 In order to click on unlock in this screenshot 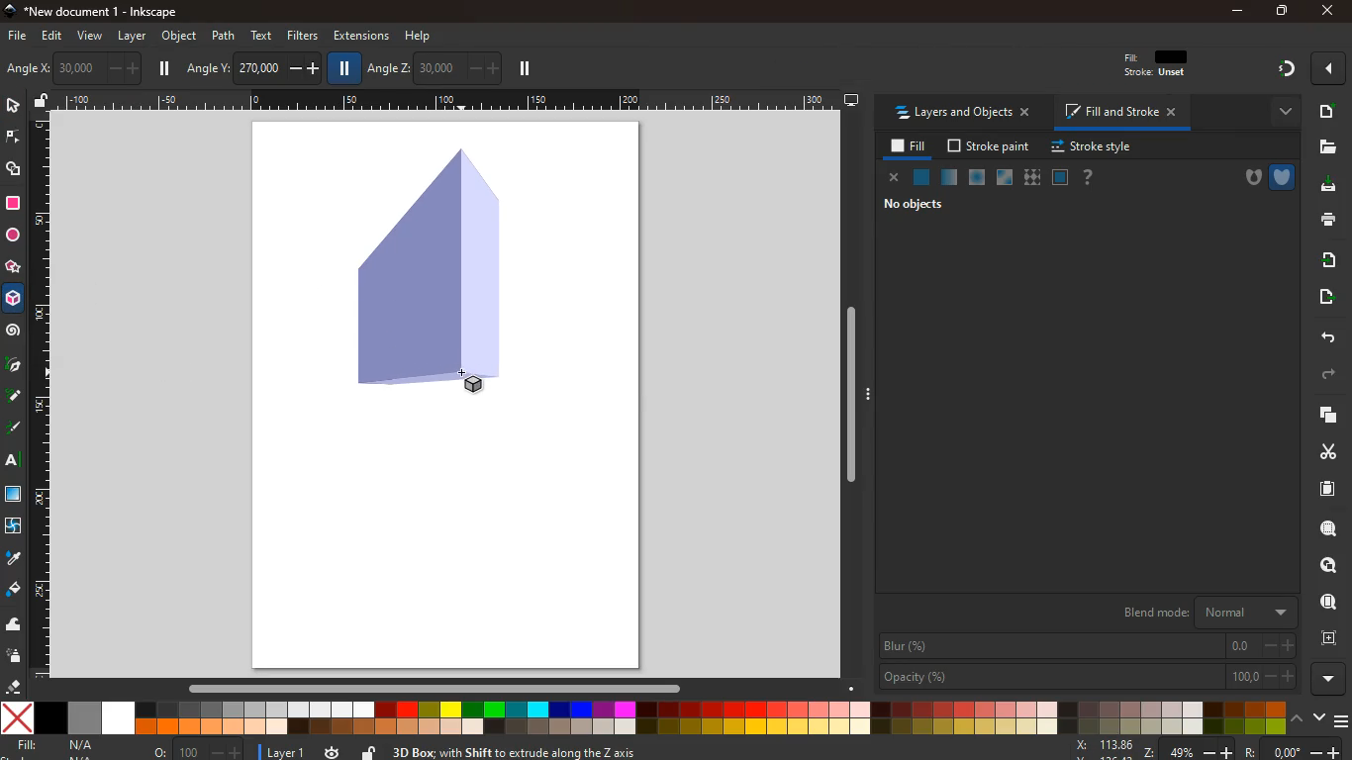, I will do `click(368, 750)`.